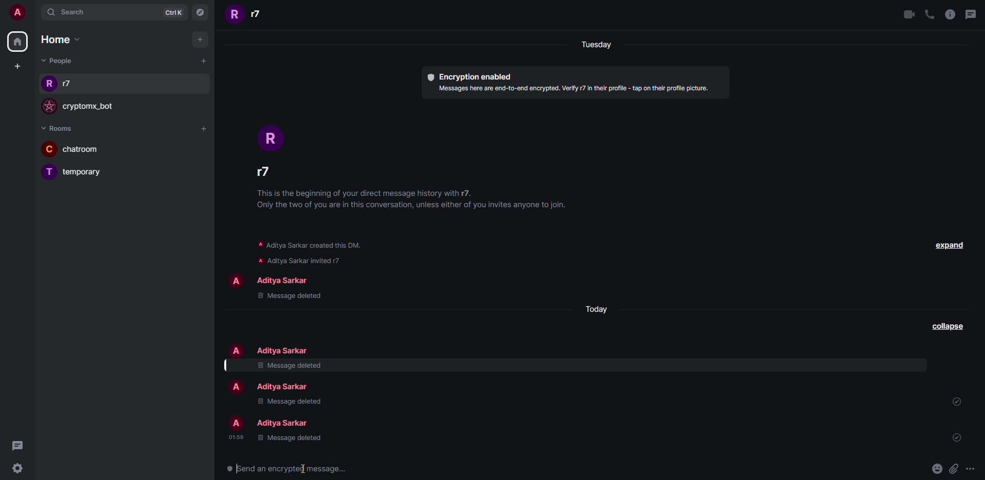  Describe the element at coordinates (50, 149) in the screenshot. I see `profile` at that location.